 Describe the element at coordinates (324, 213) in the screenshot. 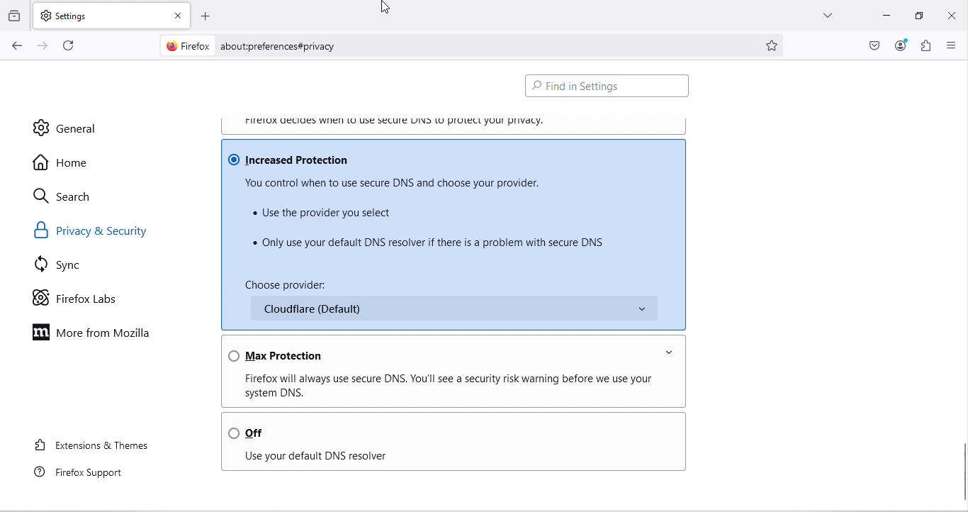

I see `« Use the provider you select` at that location.